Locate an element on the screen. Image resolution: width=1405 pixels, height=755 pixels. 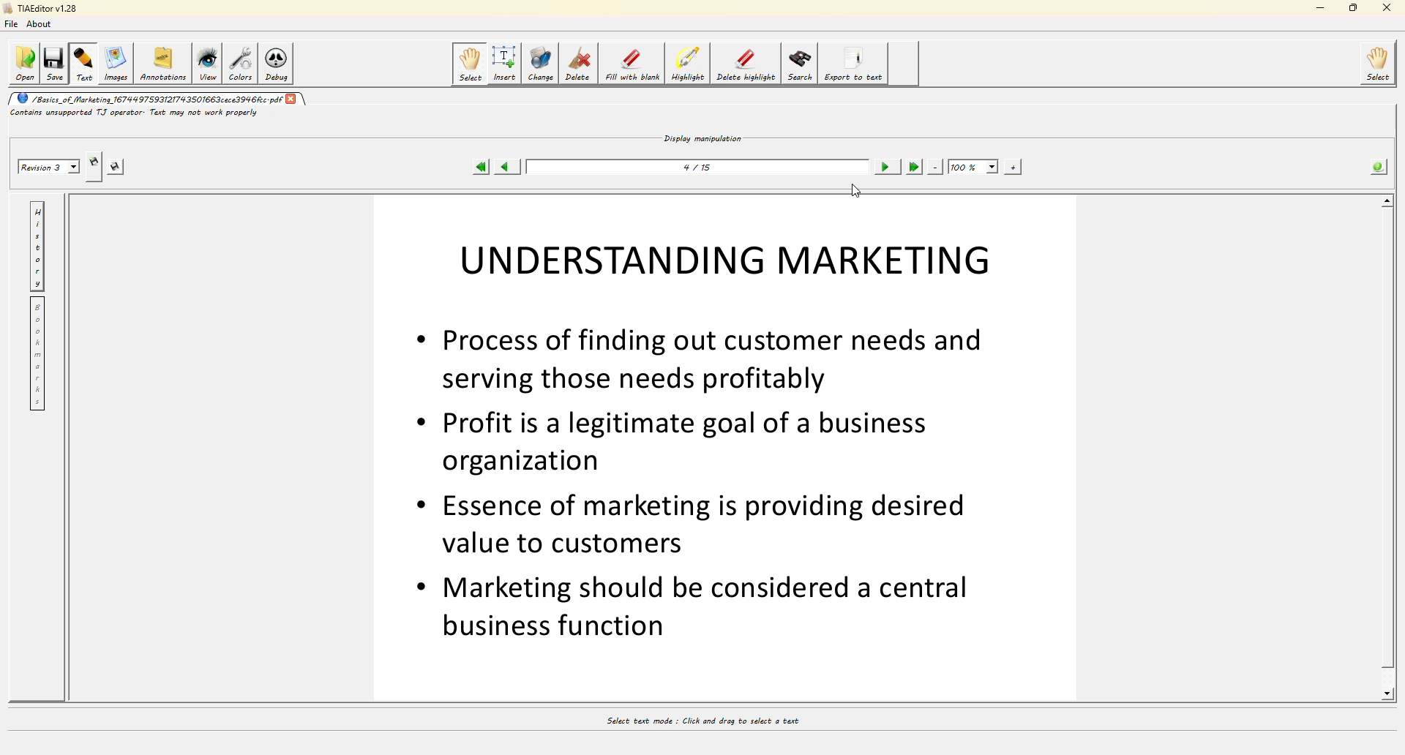
images is located at coordinates (116, 65).